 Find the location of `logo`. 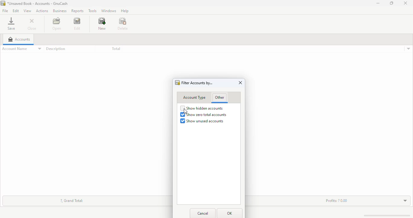

logo is located at coordinates (177, 83).